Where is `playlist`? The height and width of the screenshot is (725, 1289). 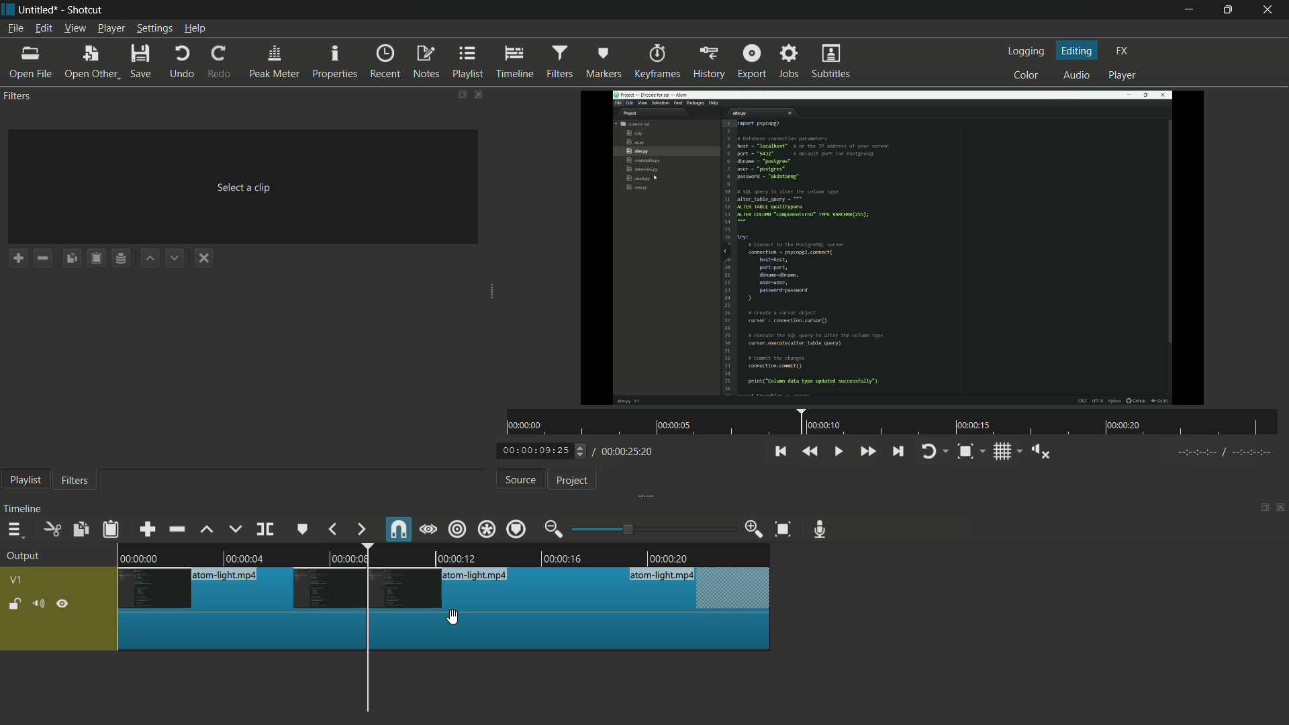 playlist is located at coordinates (469, 62).